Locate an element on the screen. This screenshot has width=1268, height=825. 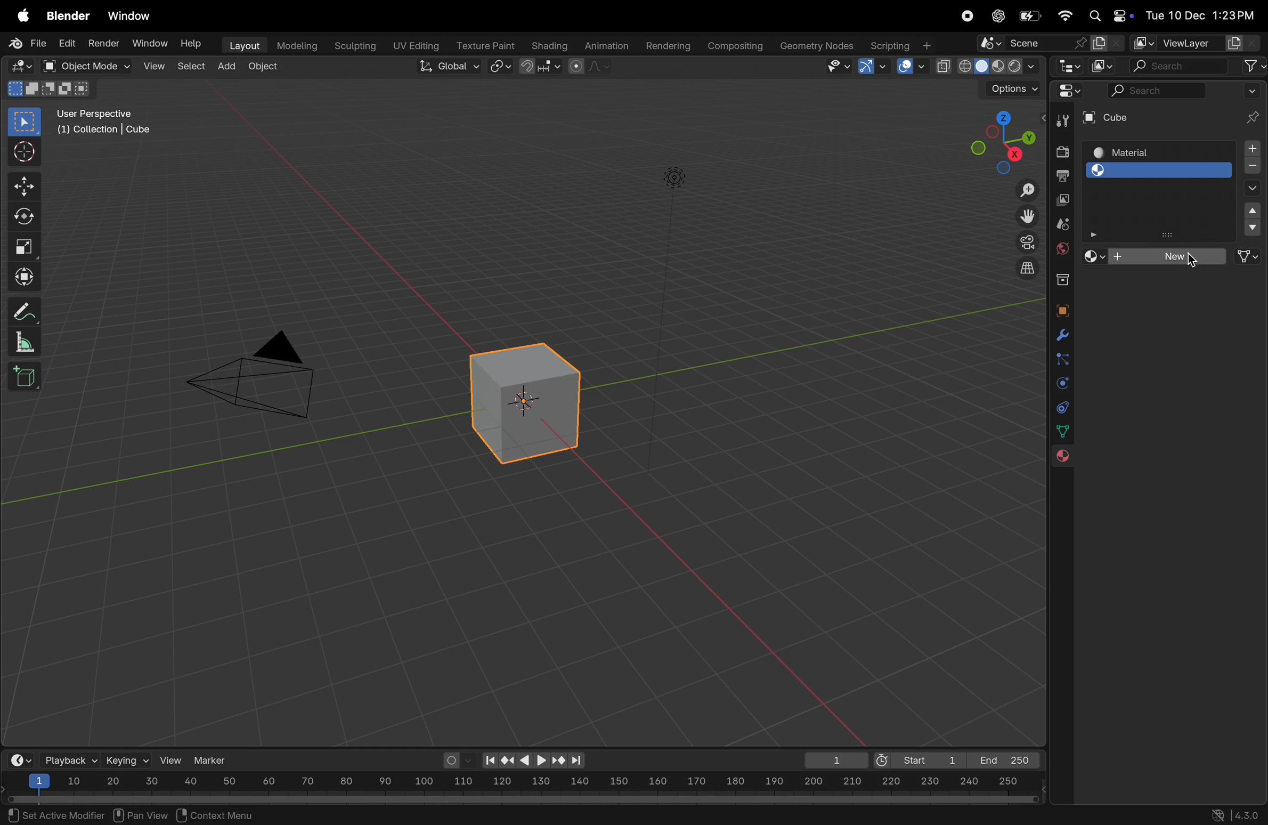
tool is located at coordinates (1059, 123).